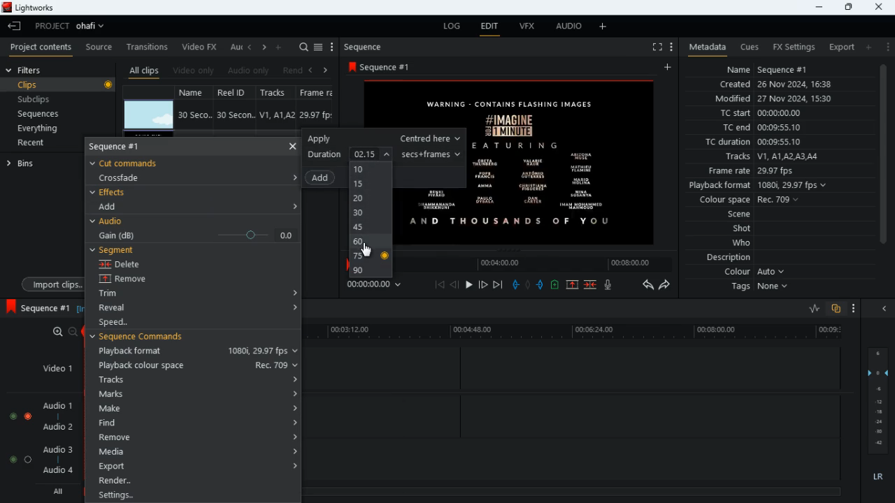 This screenshot has width=895, height=503. I want to click on video 1, so click(52, 367).